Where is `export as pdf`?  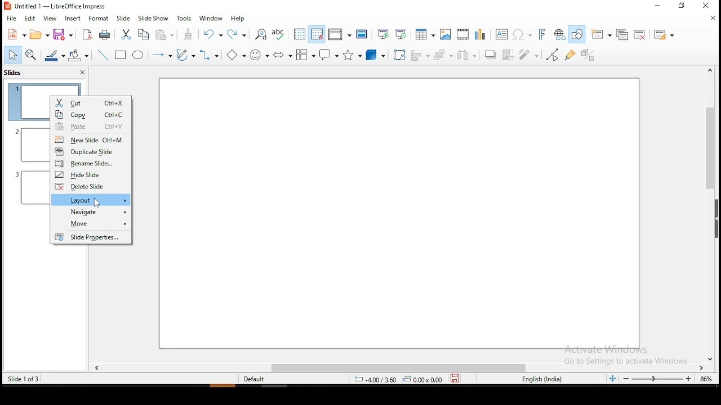
export as pdf is located at coordinates (86, 36).